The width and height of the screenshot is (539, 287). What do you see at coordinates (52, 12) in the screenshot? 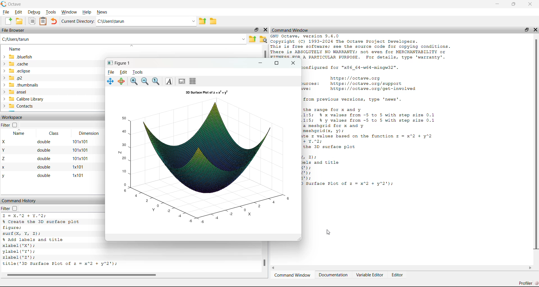
I see `Tools` at bounding box center [52, 12].